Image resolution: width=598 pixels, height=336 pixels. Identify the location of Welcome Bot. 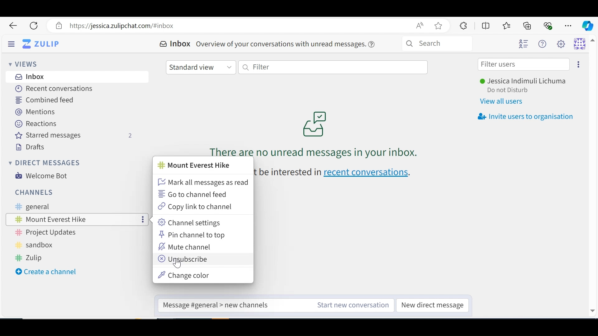
(42, 176).